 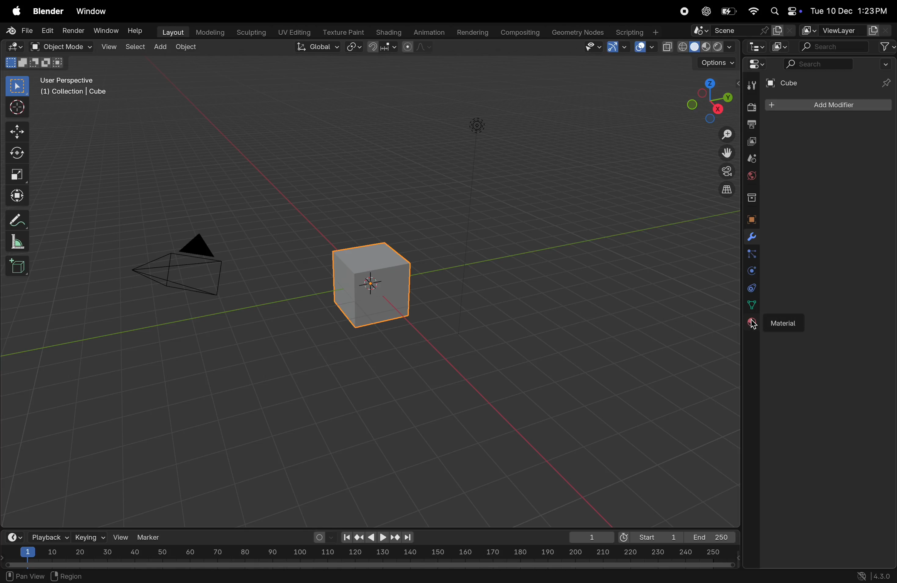 I want to click on camera view , so click(x=184, y=263).